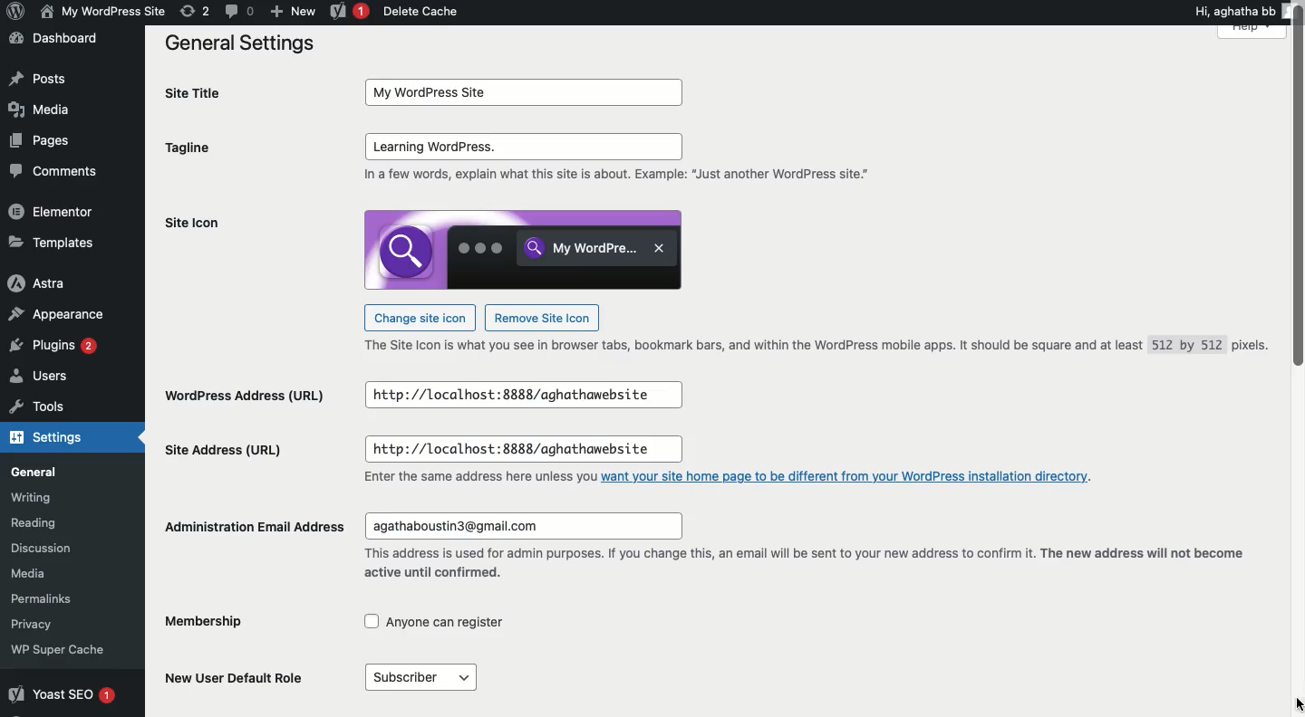  Describe the element at coordinates (53, 579) in the screenshot. I see `Media` at that location.